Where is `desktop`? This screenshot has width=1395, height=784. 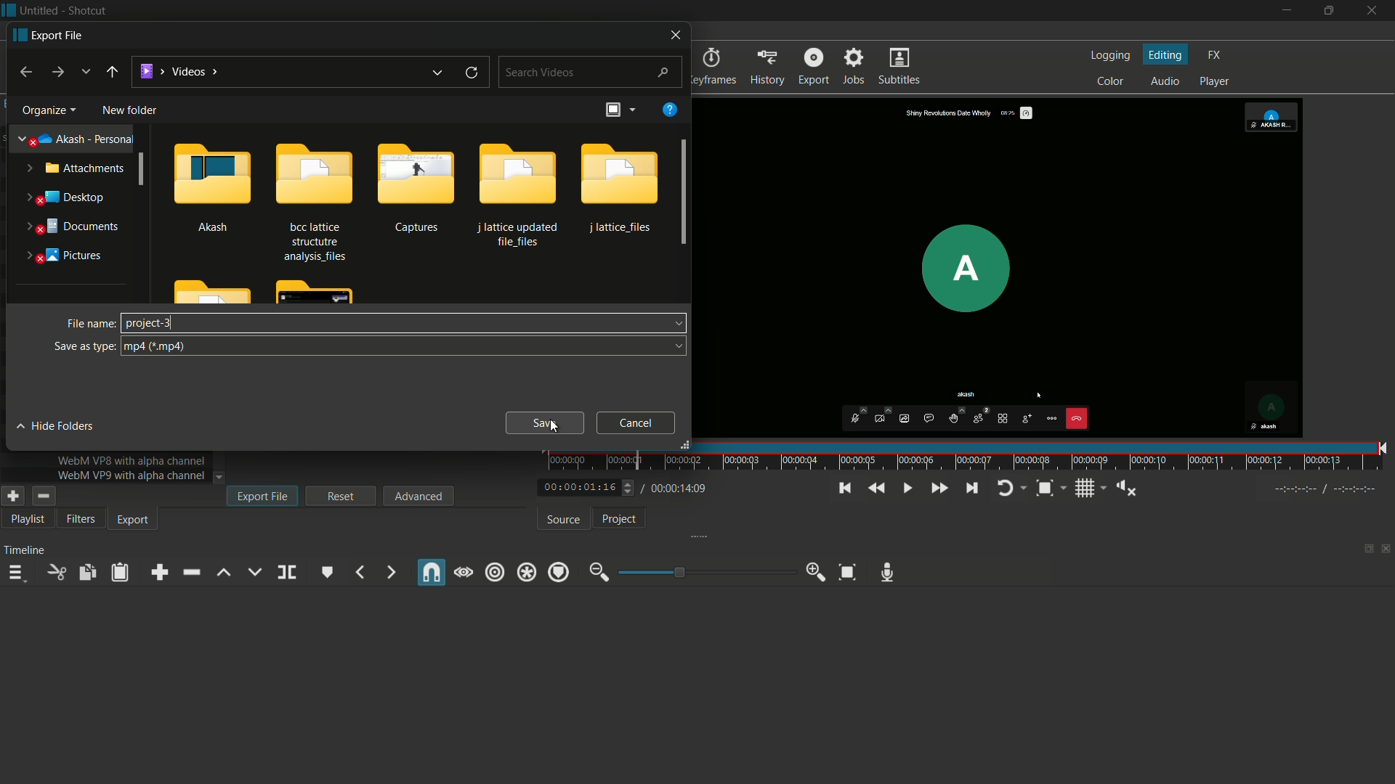
desktop is located at coordinates (68, 197).